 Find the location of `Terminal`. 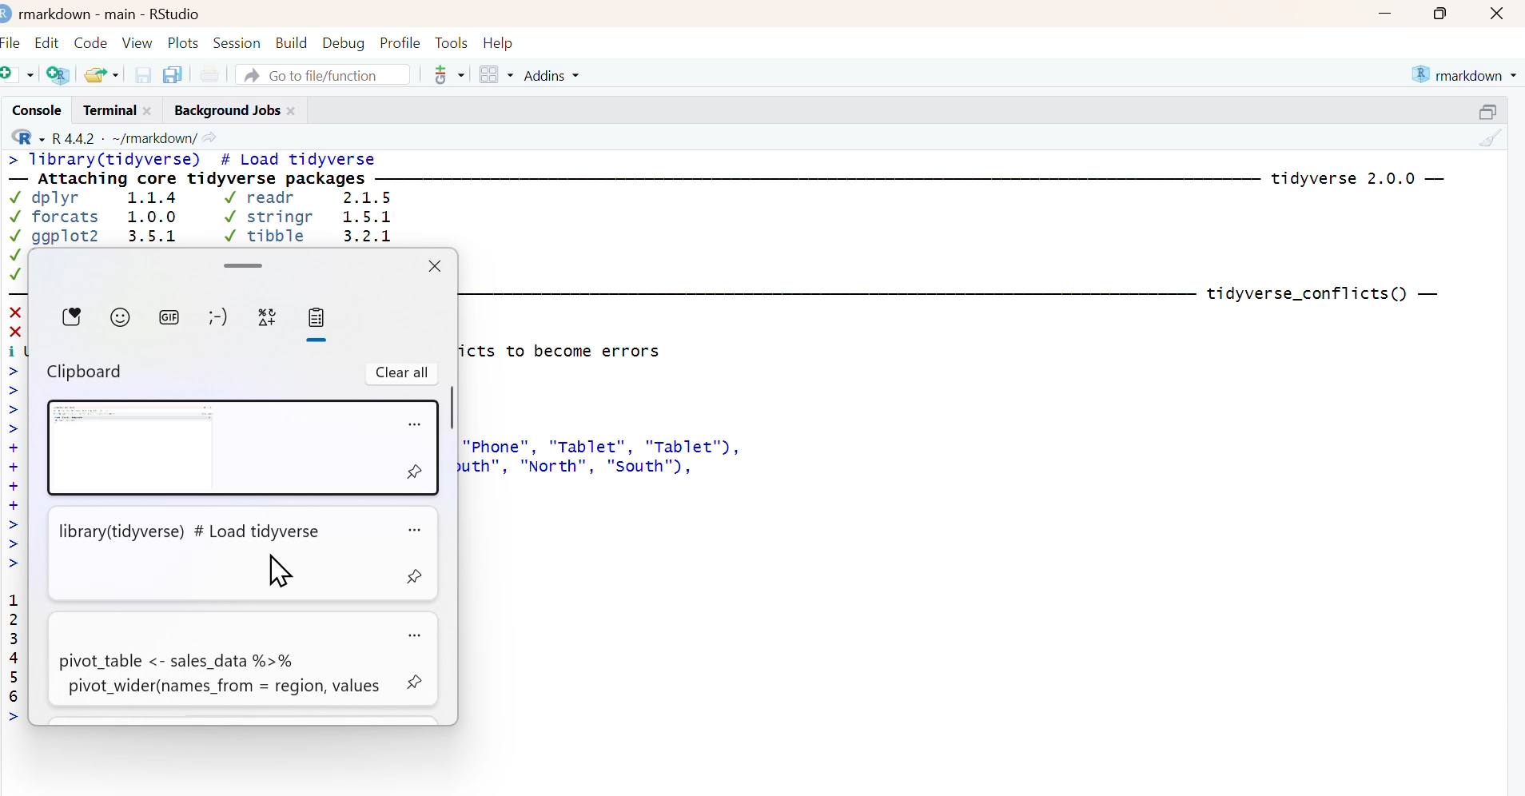

Terminal is located at coordinates (106, 109).